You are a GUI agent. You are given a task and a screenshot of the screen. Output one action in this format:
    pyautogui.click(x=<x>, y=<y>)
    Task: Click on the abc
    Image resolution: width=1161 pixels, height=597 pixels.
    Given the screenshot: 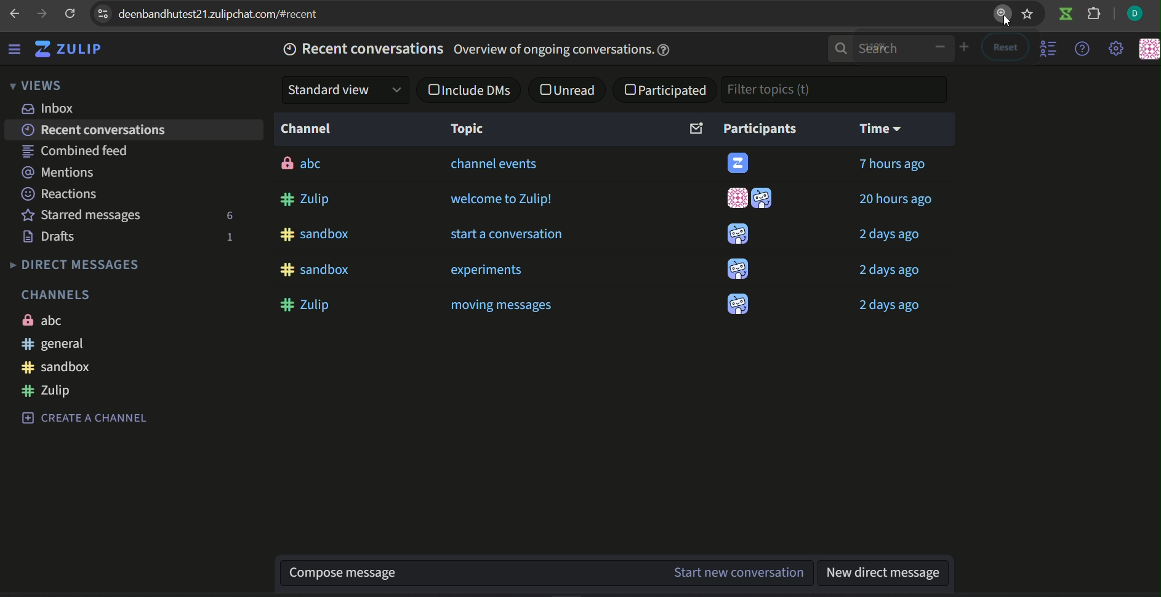 What is the action you would take?
    pyautogui.click(x=46, y=319)
    